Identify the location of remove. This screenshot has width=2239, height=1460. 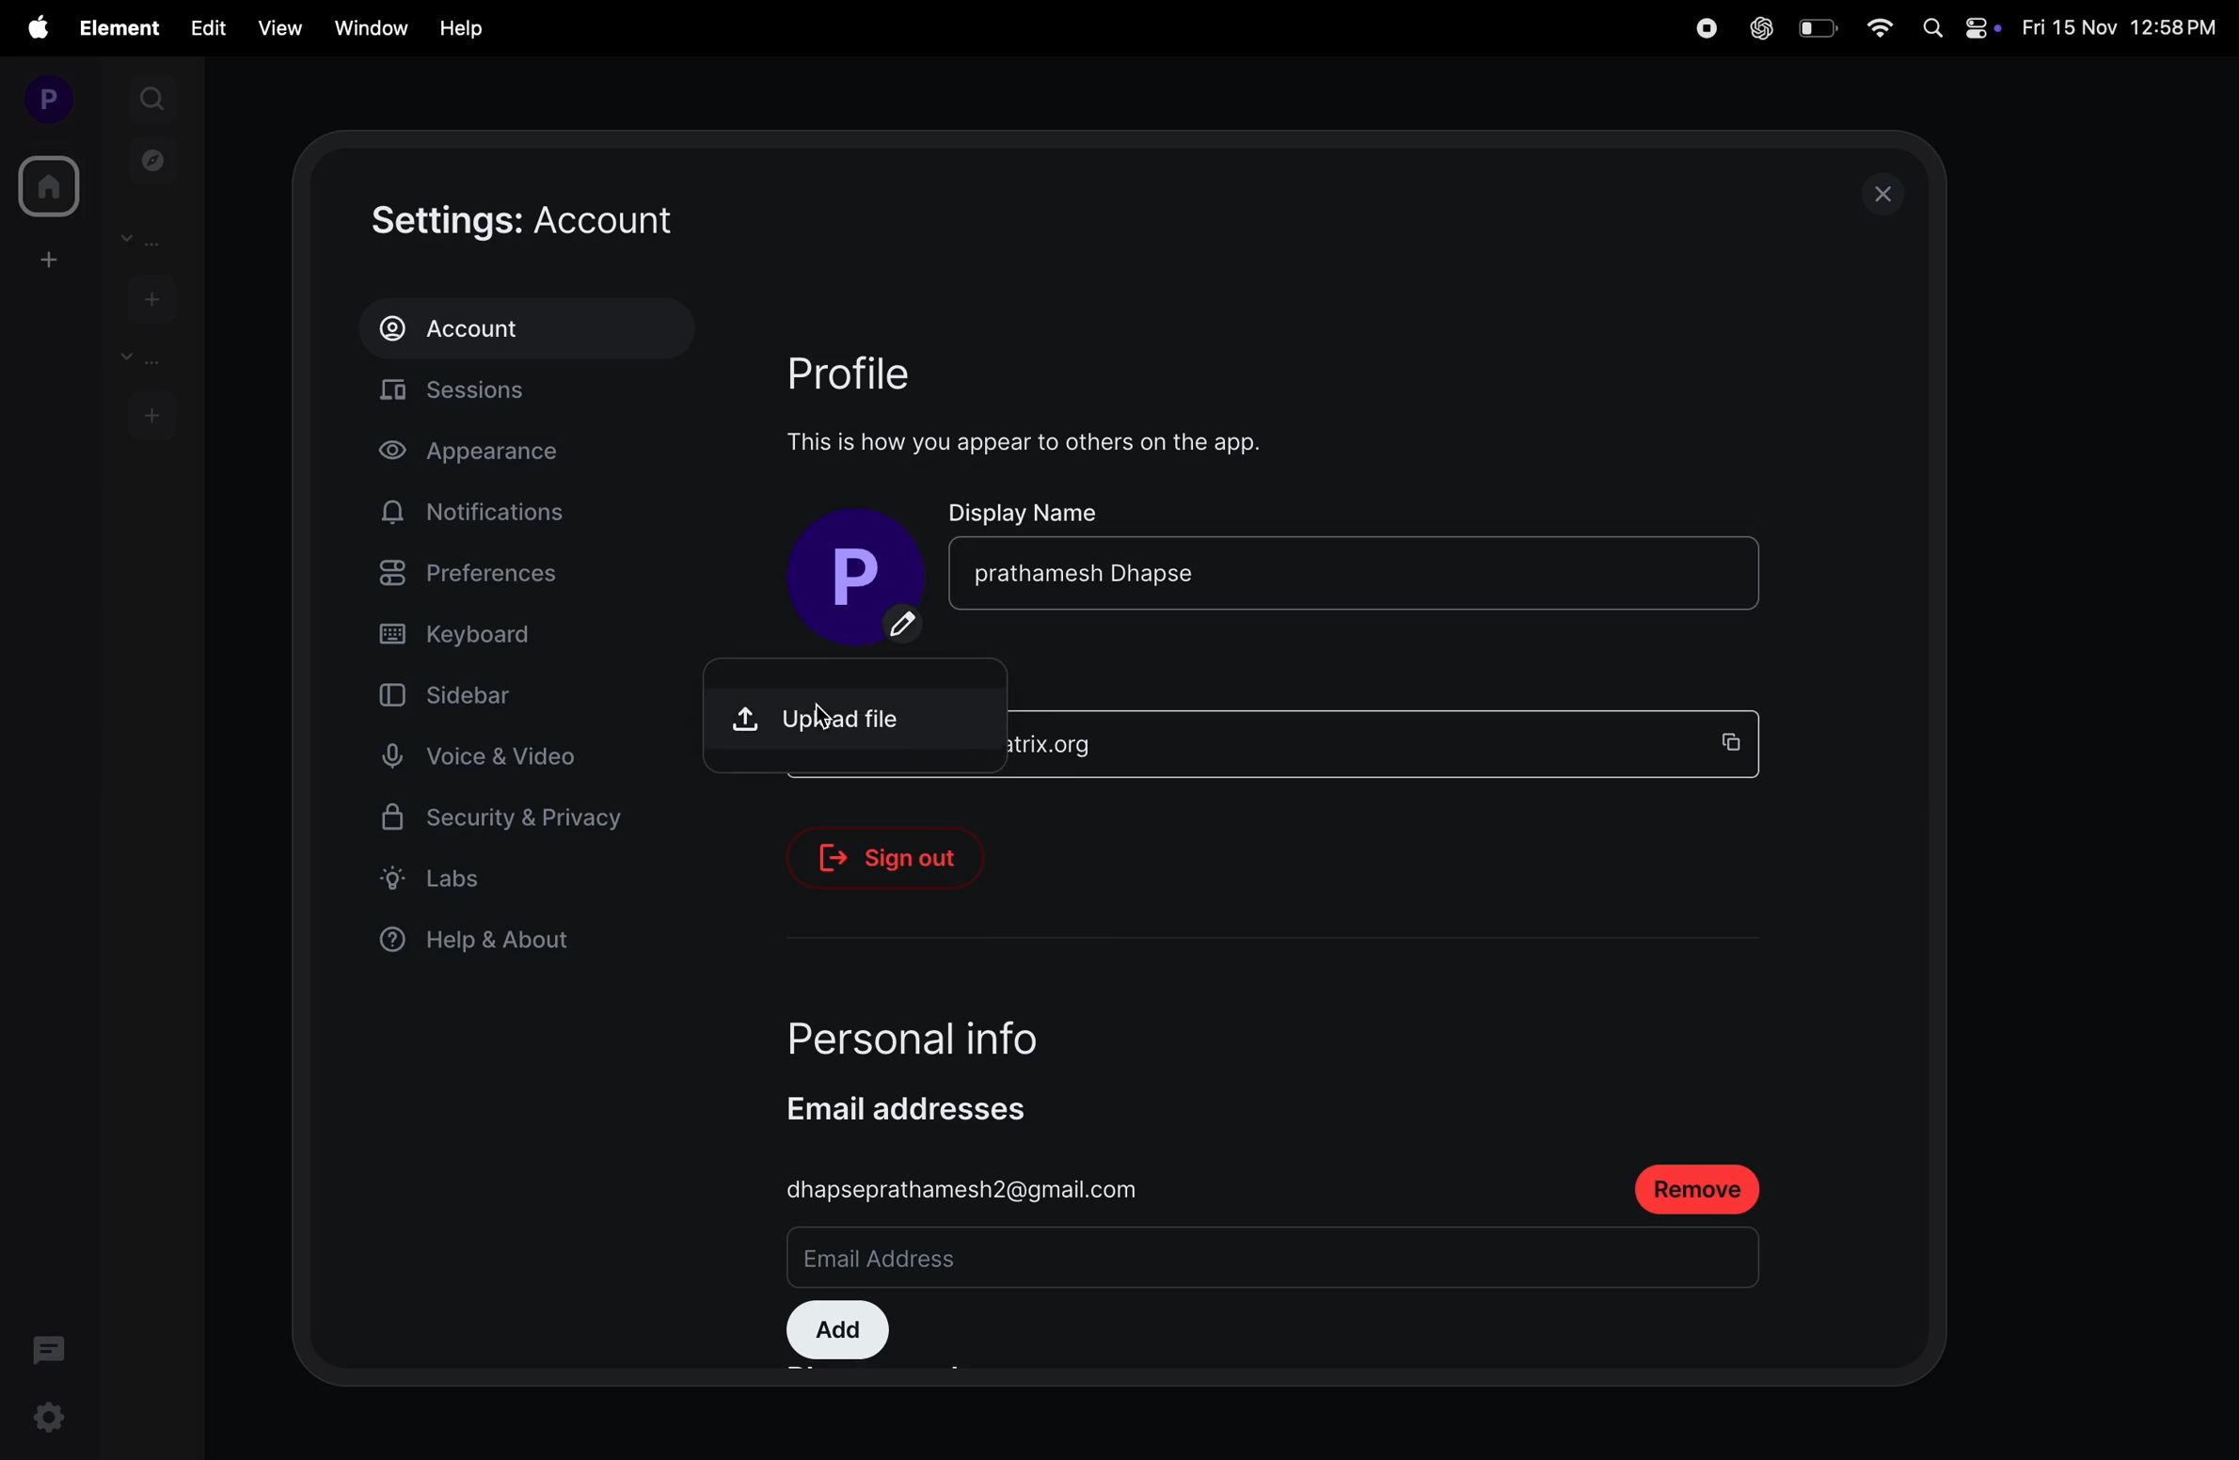
(1697, 1188).